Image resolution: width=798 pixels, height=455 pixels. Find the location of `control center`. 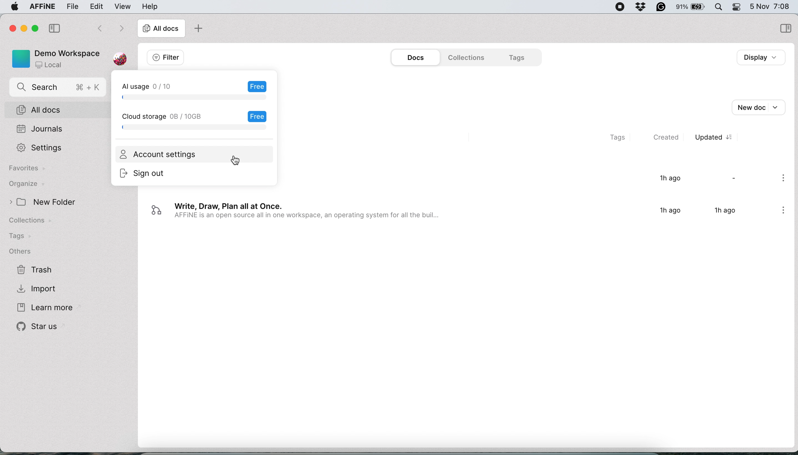

control center is located at coordinates (739, 8).